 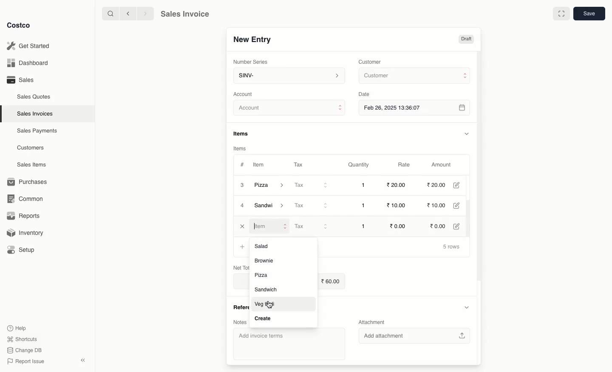 What do you see at coordinates (366, 94) in the screenshot?
I see `Date` at bounding box center [366, 94].